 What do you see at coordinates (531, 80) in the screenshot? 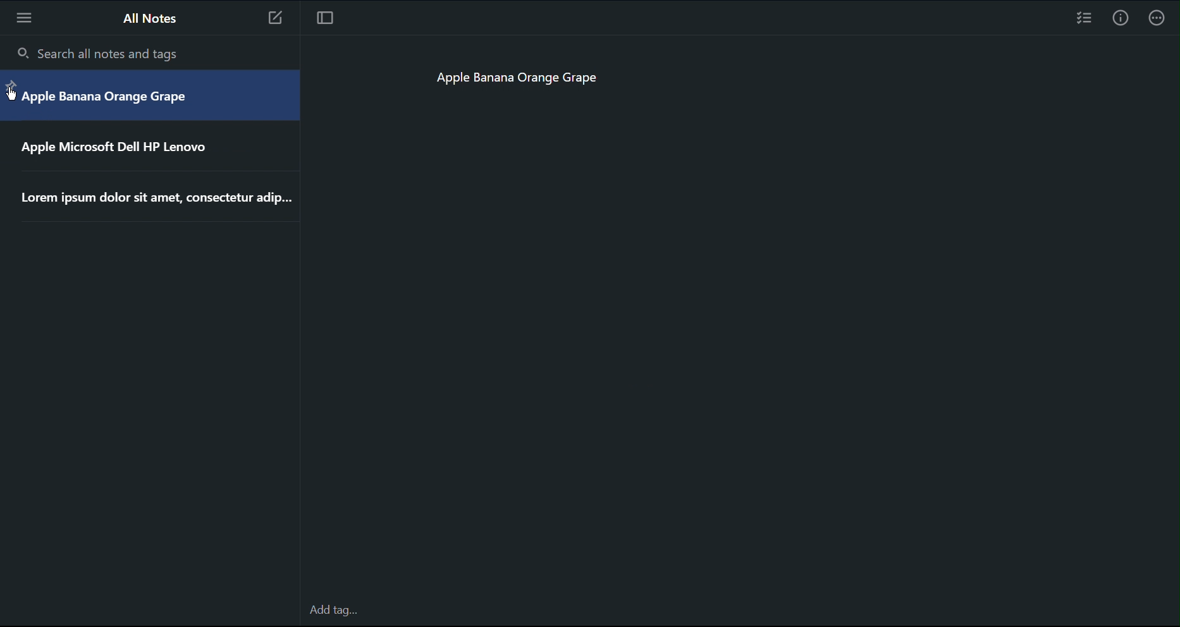
I see `Apple Banana Orange Grape` at bounding box center [531, 80].